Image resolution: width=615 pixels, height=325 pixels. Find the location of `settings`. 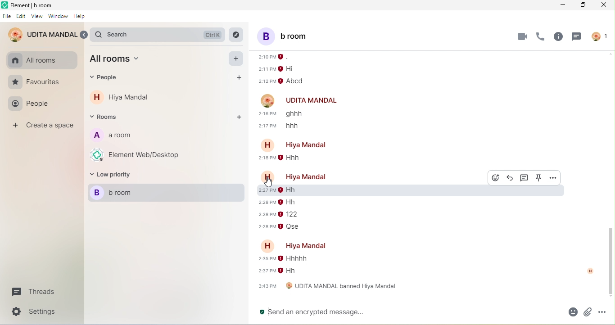

settings is located at coordinates (38, 311).